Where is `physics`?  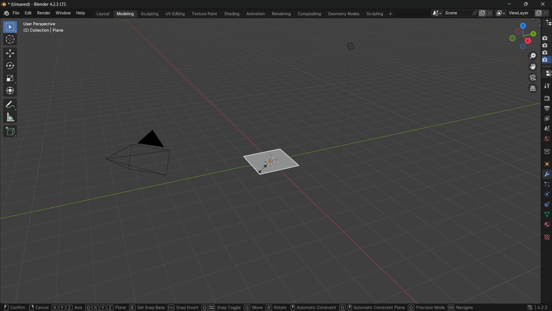 physics is located at coordinates (546, 195).